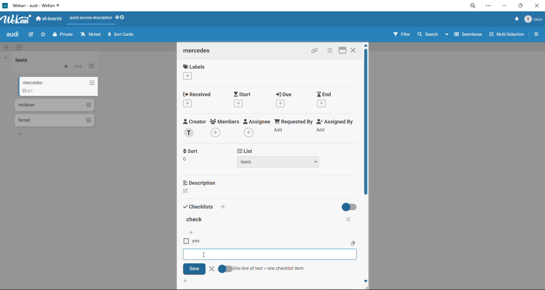 The height and width of the screenshot is (290, 545). Describe the element at coordinates (366, 126) in the screenshot. I see `vertical scroll bar` at that location.